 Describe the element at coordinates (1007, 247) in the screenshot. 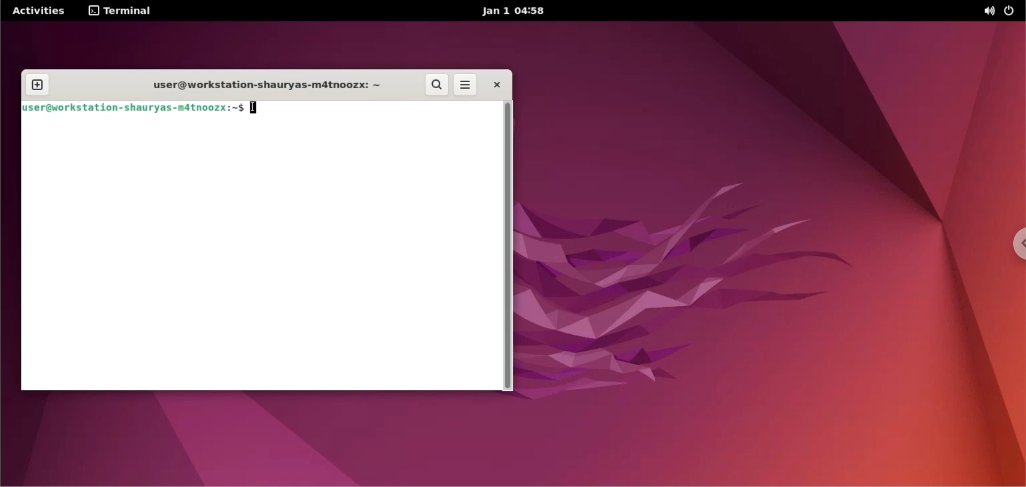

I see `chrome options` at that location.